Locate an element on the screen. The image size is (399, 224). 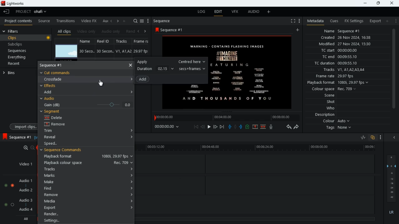
media is located at coordinates (88, 201).